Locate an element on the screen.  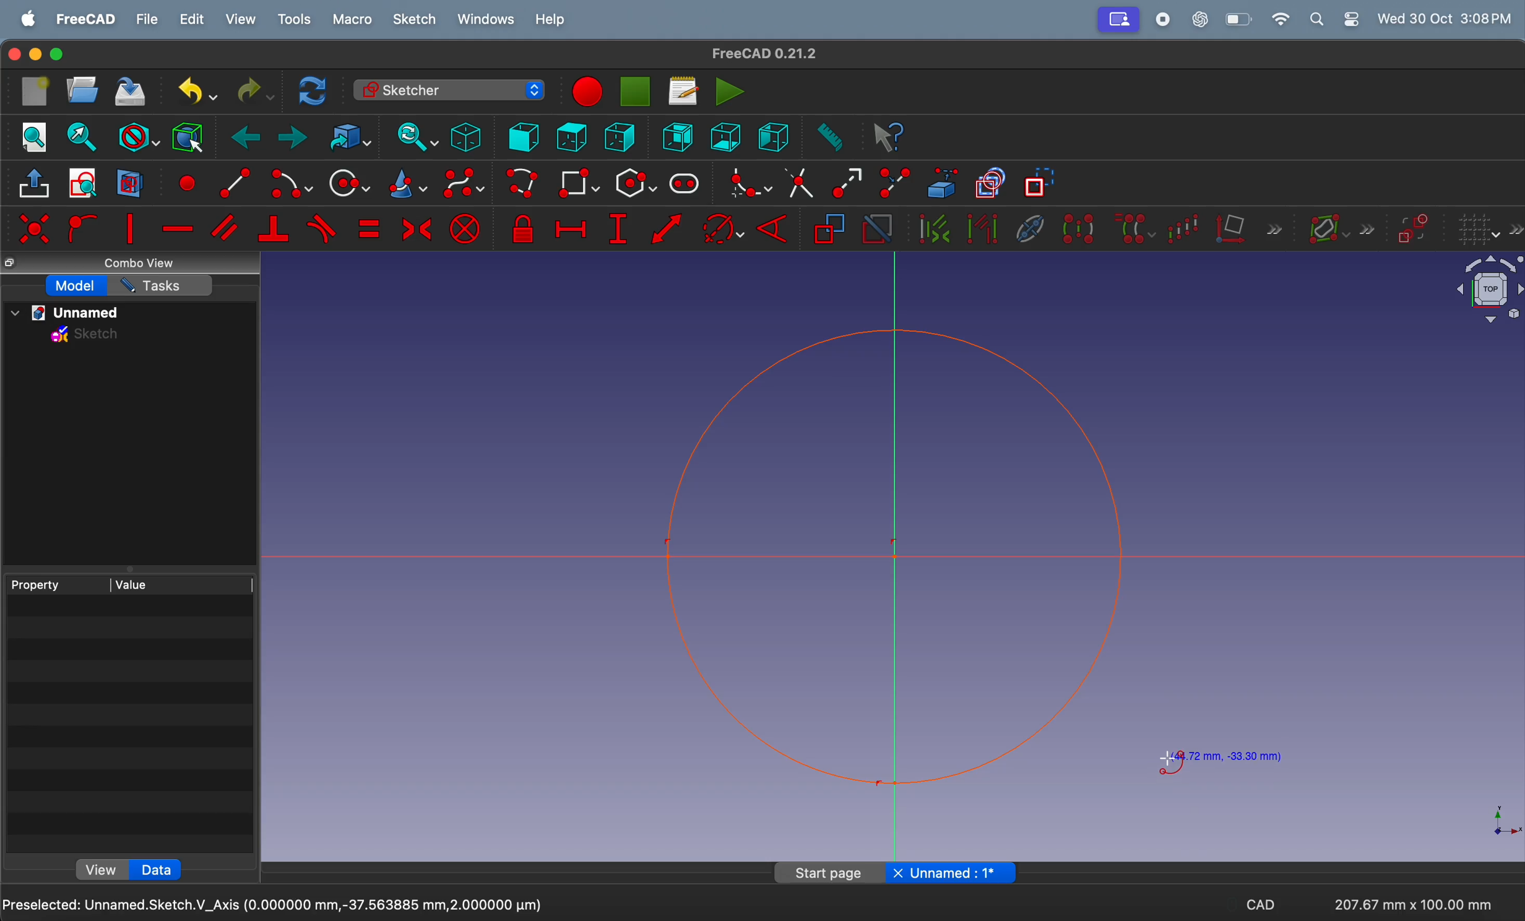
constrain block is located at coordinates (465, 228).